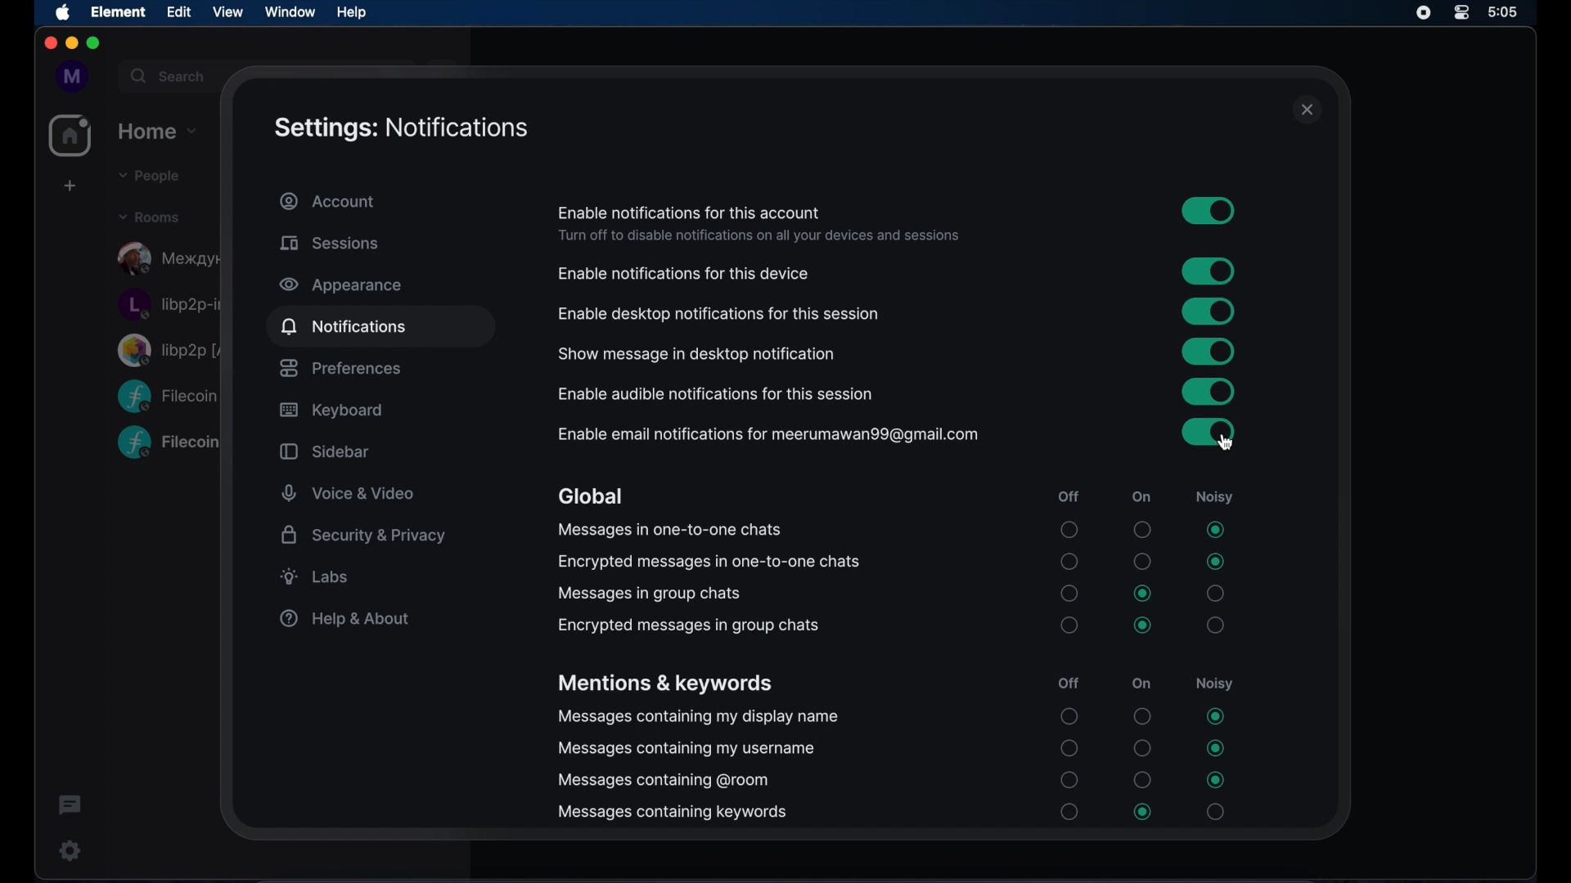 Image resolution: width=1571 pixels, height=883 pixels. What do you see at coordinates (324, 451) in the screenshot?
I see `sidebar` at bounding box center [324, 451].